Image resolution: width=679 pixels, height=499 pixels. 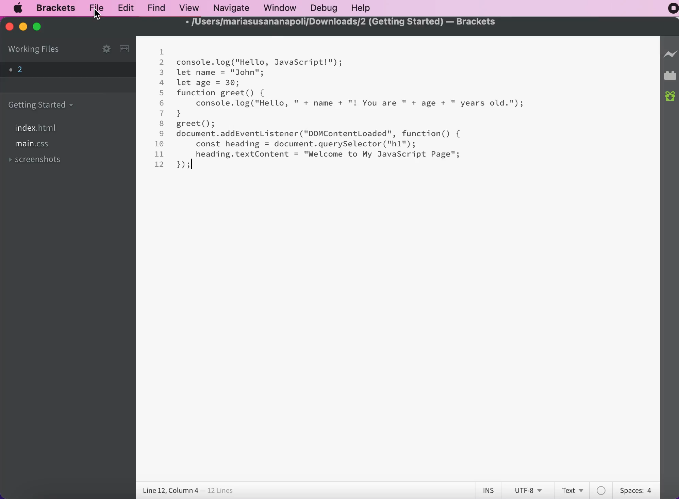 I want to click on 12, so click(x=160, y=164).